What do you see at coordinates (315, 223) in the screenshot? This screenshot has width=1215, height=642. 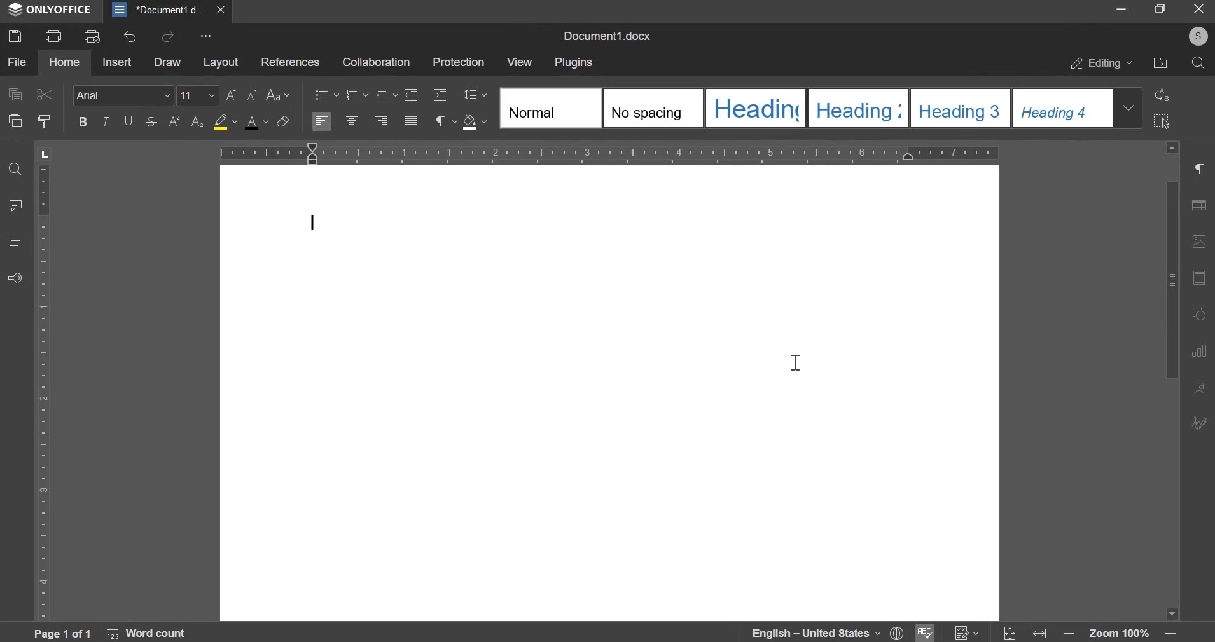 I see `current typing indictor` at bounding box center [315, 223].